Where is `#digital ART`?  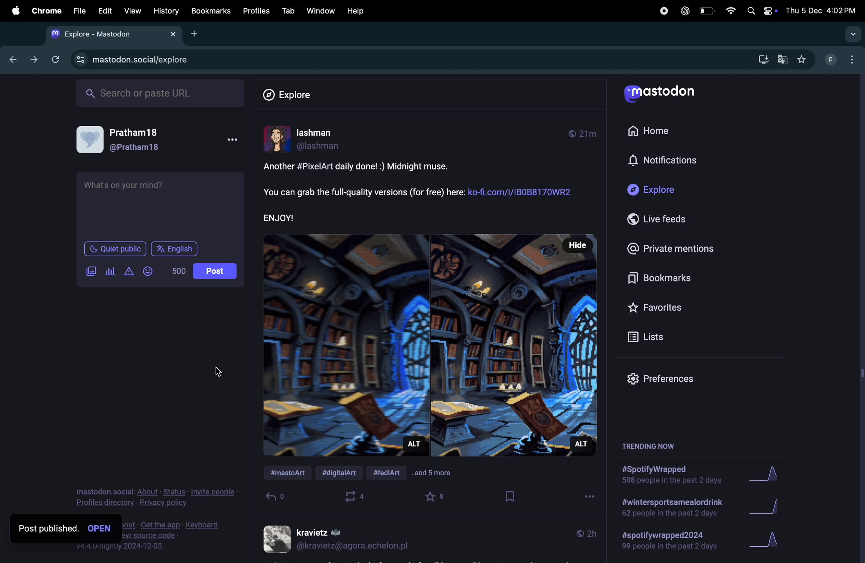 #digital ART is located at coordinates (343, 474).